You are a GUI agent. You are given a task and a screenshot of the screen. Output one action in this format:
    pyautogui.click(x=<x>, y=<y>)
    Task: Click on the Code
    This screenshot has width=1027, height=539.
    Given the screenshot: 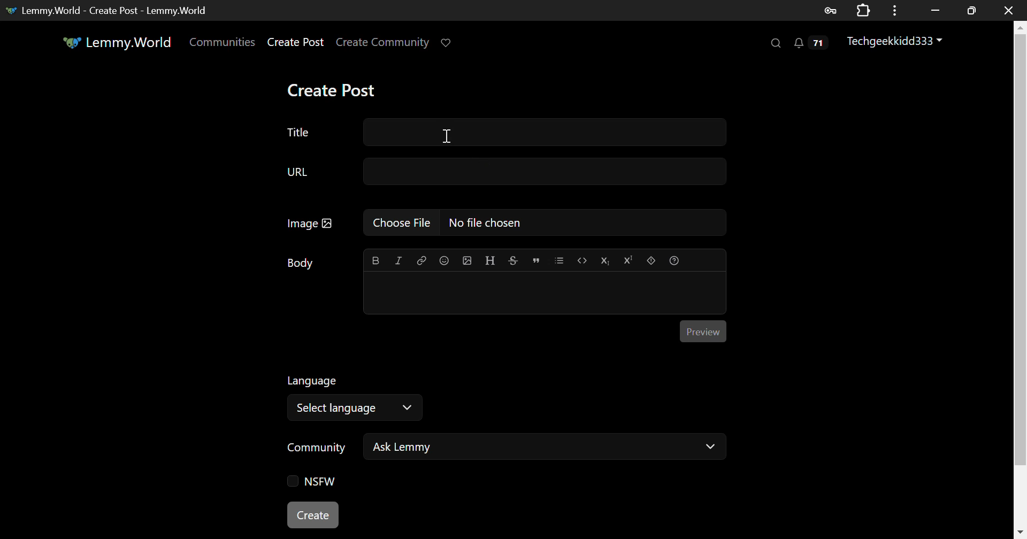 What is the action you would take?
    pyautogui.click(x=581, y=261)
    